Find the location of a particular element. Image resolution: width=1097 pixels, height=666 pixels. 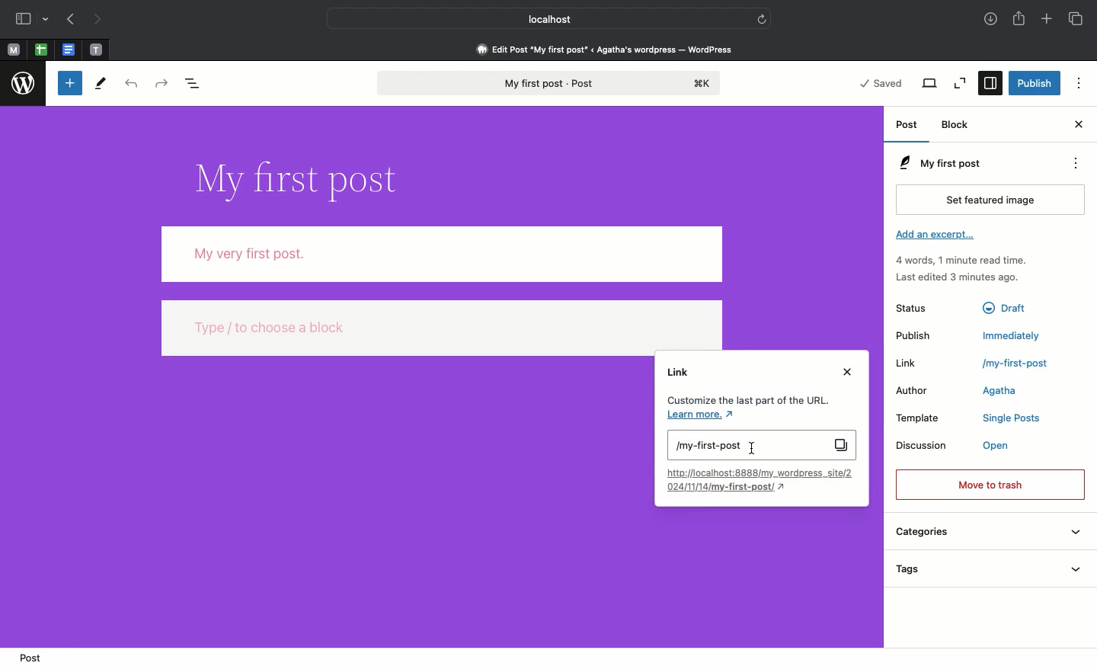

Link is located at coordinates (911, 363).